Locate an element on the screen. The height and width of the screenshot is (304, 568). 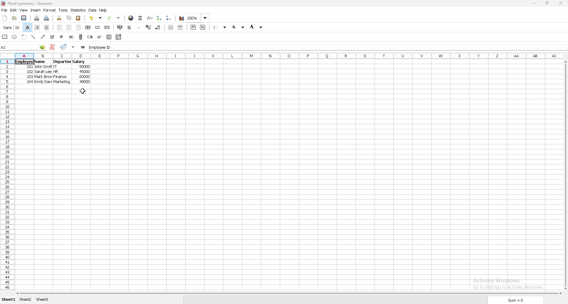
help is located at coordinates (103, 10).